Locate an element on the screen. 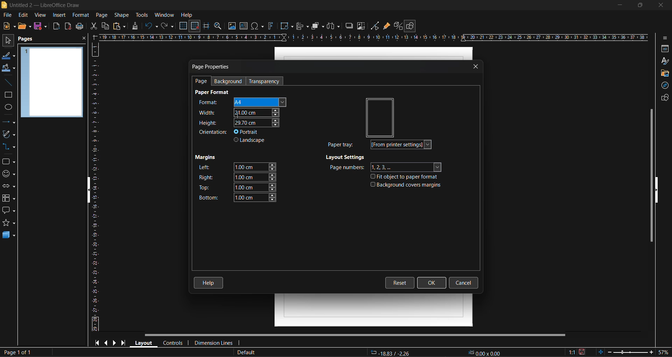 This screenshot has width=672, height=357. first  is located at coordinates (98, 343).